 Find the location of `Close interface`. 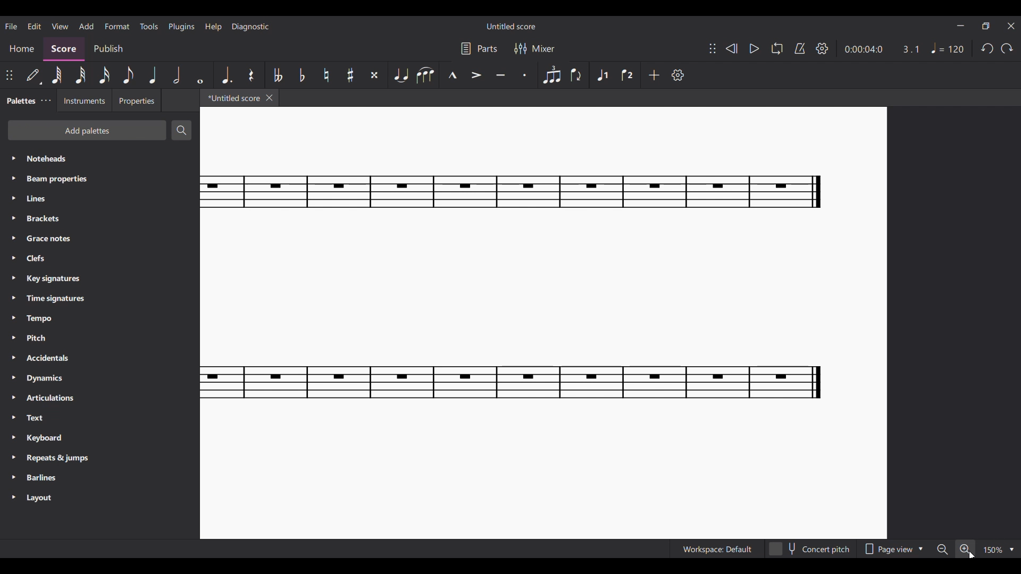

Close interface is located at coordinates (1011, 26).